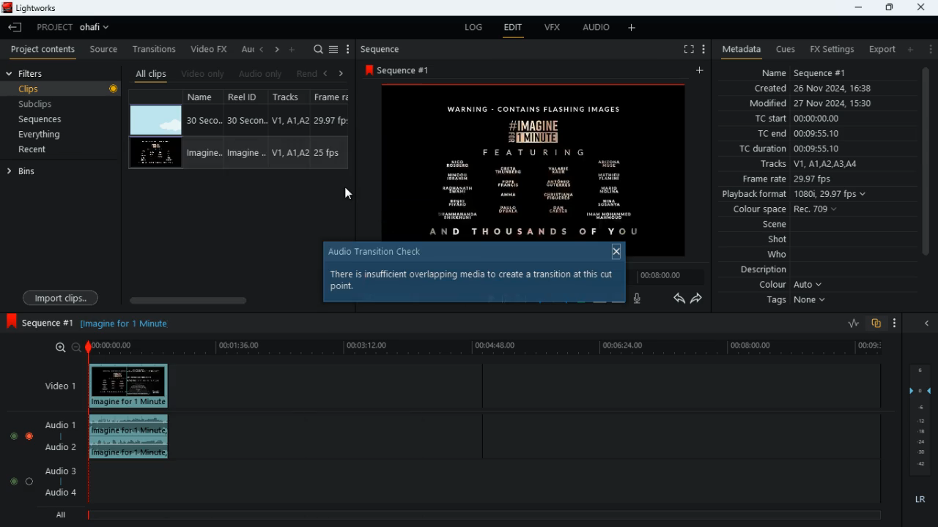 This screenshot has height=527, width=938. I want to click on menu, so click(348, 50).